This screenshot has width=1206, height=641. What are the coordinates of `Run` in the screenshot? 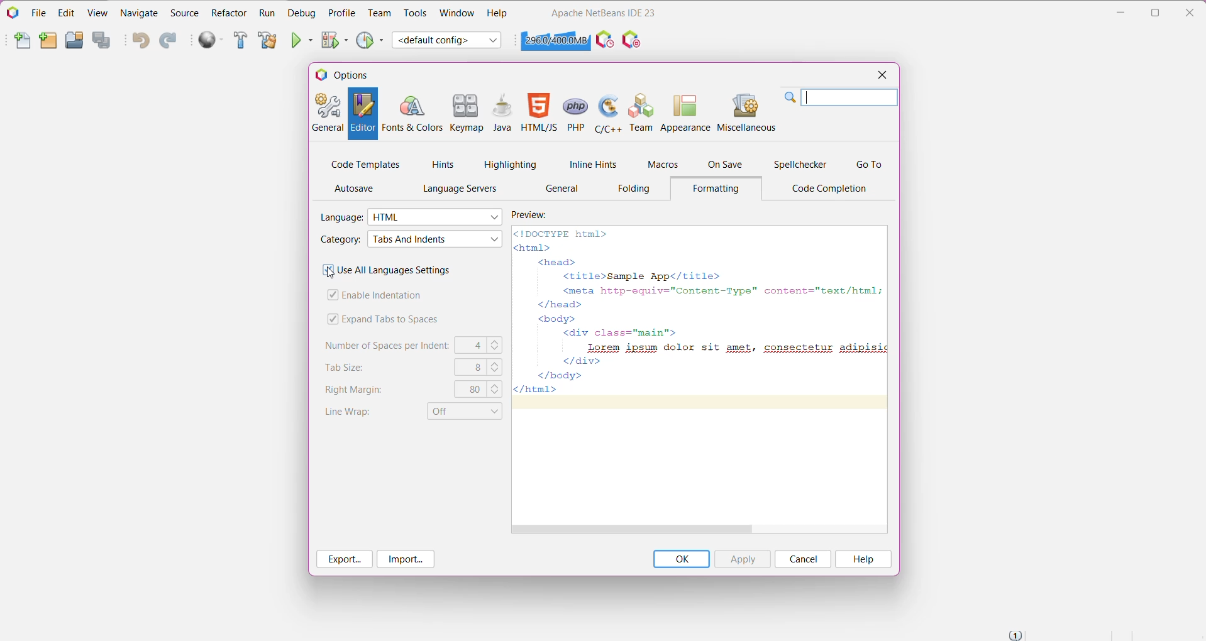 It's located at (267, 14).